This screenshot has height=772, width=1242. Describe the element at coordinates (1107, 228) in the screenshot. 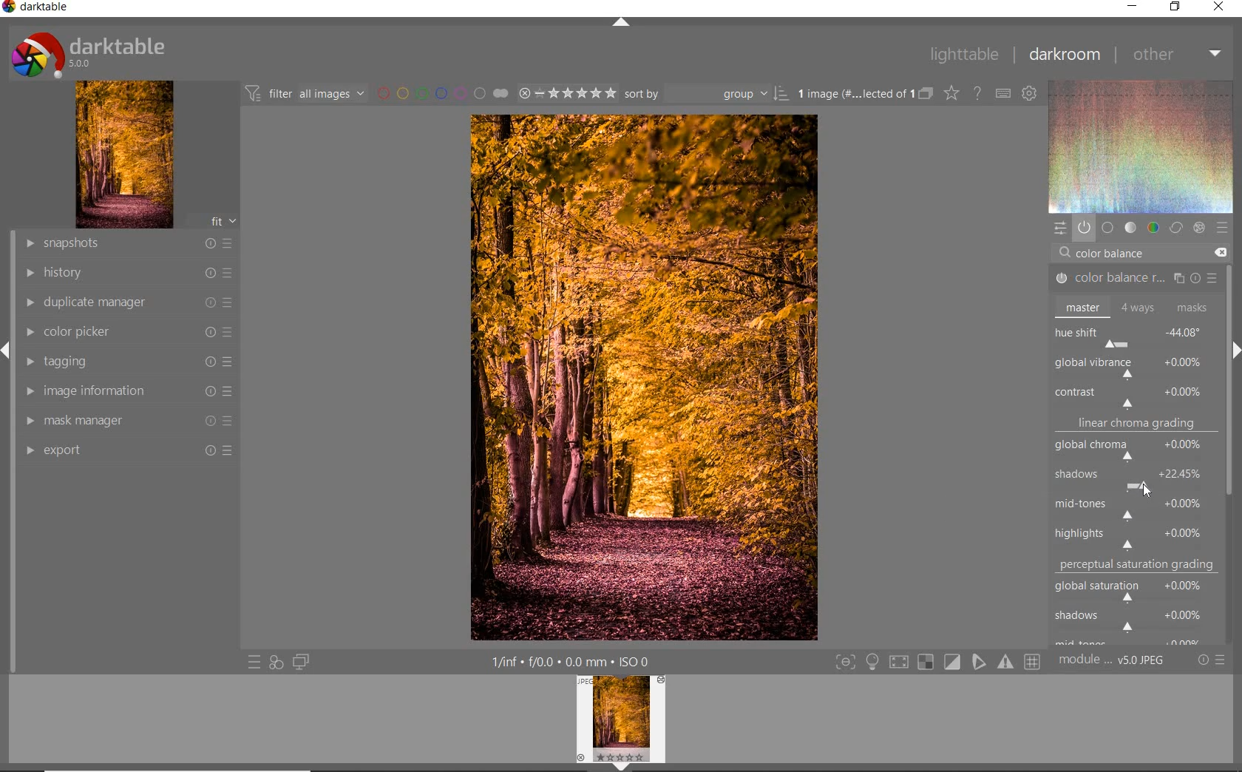

I see `base` at that location.